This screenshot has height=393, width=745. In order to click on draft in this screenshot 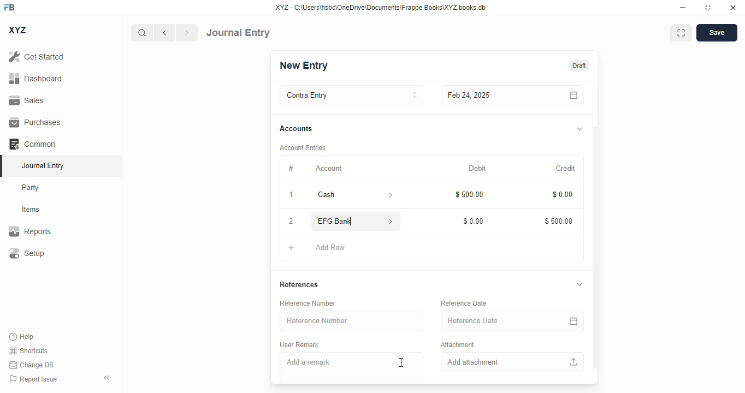, I will do `click(580, 65)`.